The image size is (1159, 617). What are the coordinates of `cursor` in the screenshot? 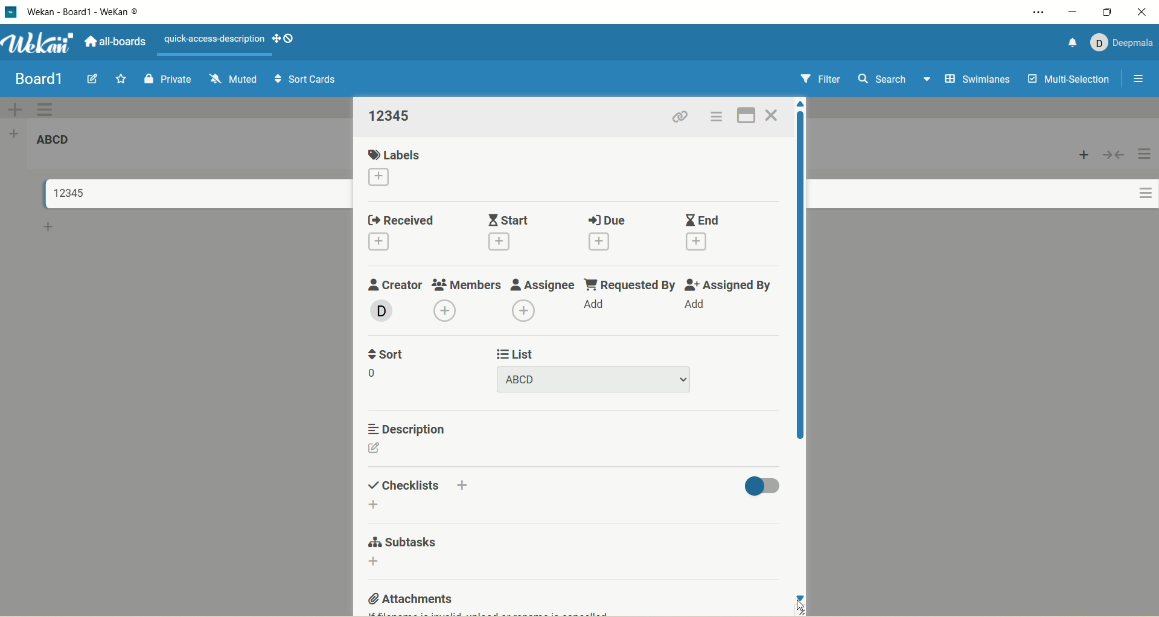 It's located at (805, 608).